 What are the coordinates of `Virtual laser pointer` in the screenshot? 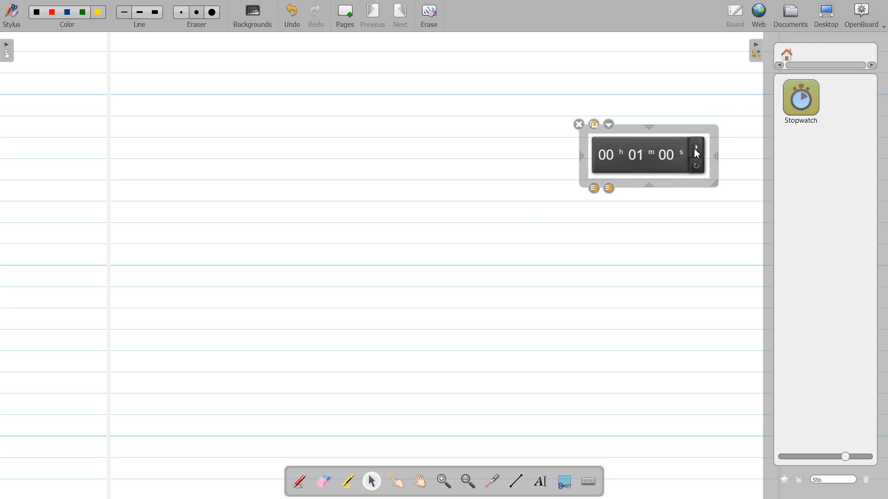 It's located at (492, 481).